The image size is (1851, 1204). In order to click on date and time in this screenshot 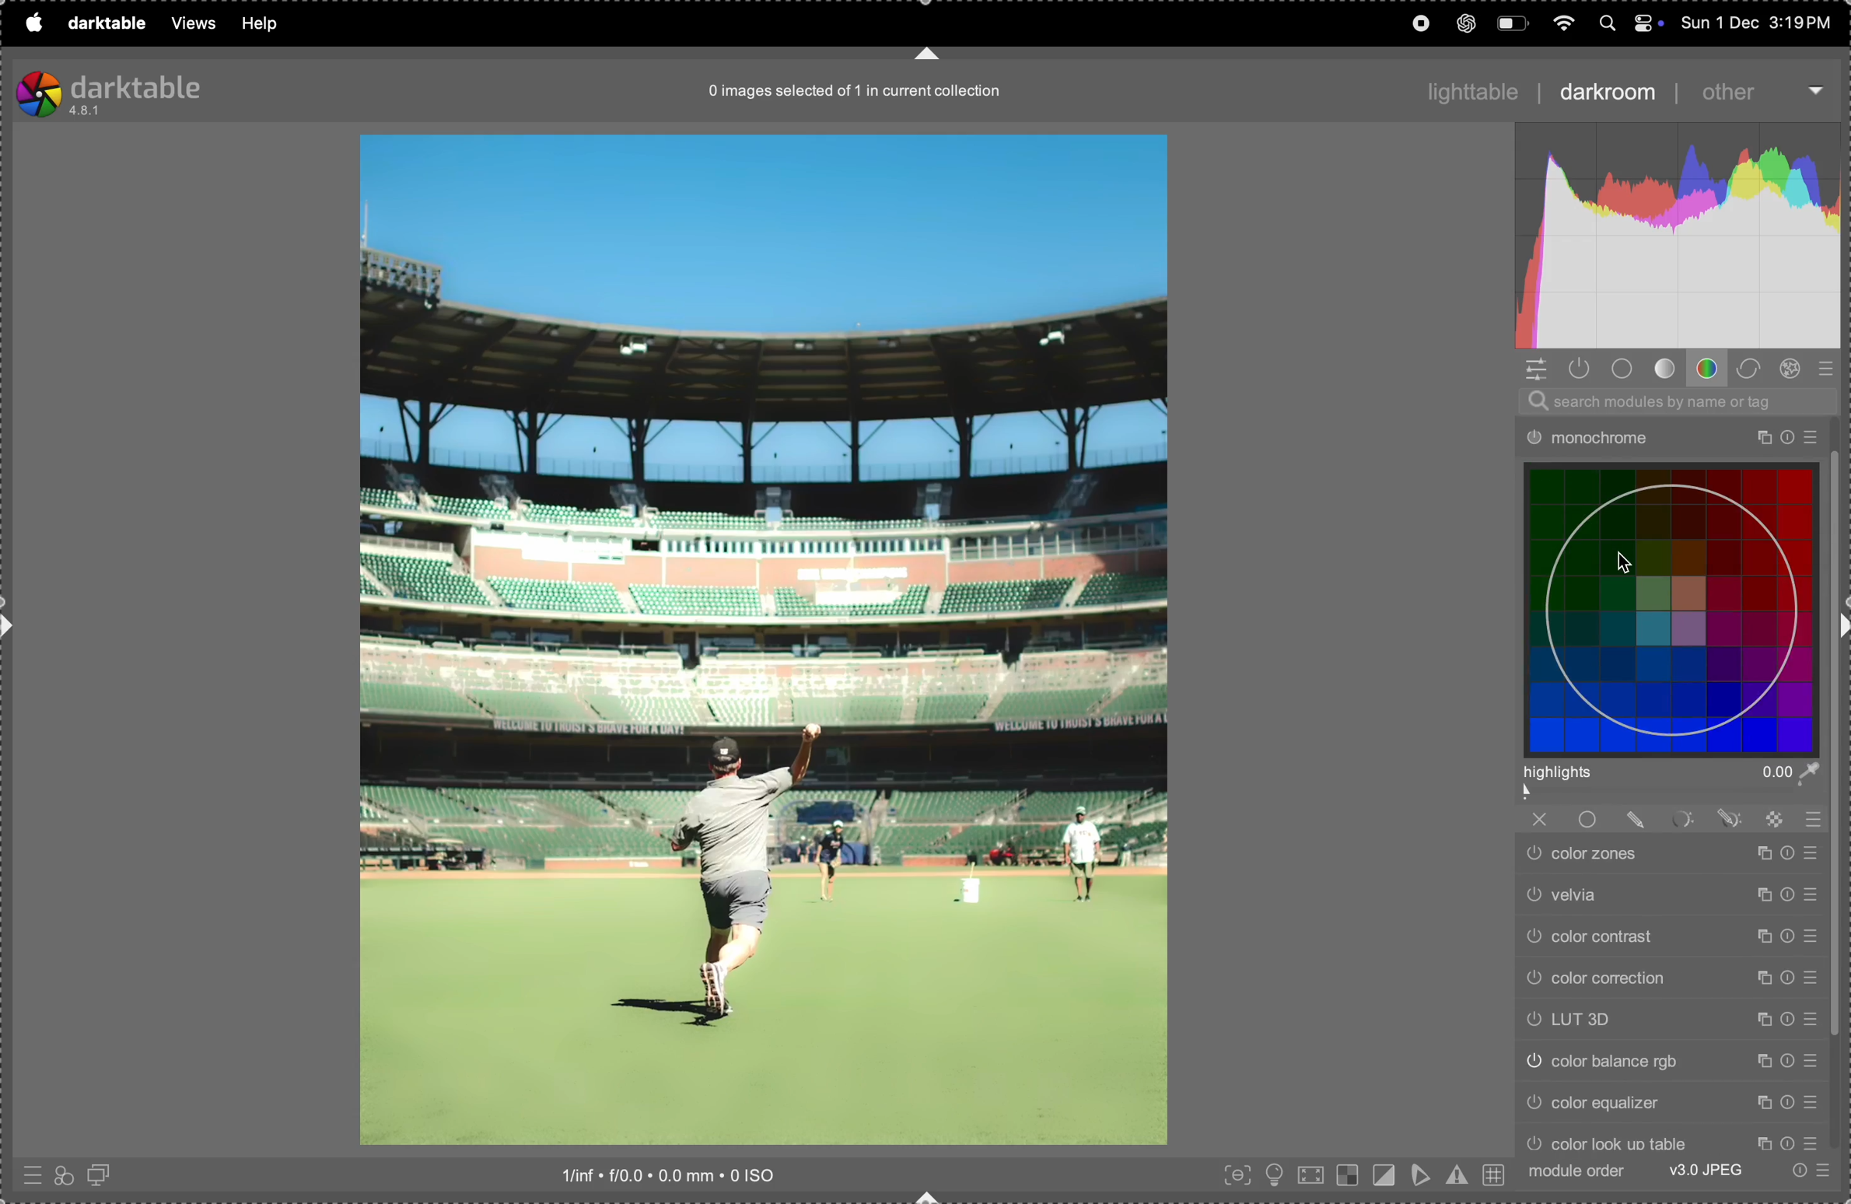, I will do `click(1760, 23)`.